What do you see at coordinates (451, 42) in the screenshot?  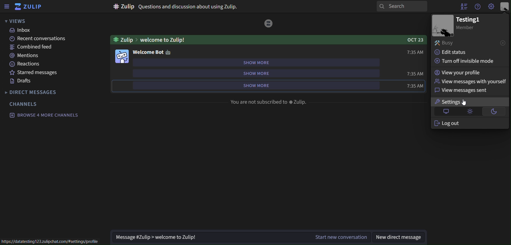 I see `busy` at bounding box center [451, 42].